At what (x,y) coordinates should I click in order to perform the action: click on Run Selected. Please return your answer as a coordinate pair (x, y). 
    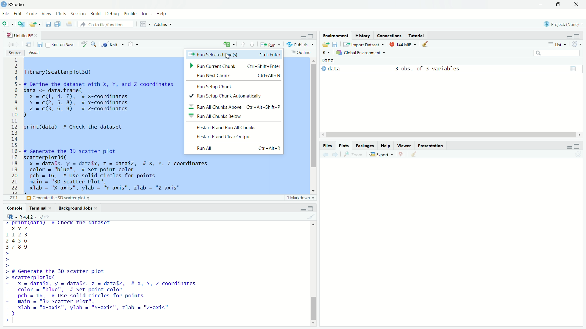
    Looking at the image, I should click on (234, 55).